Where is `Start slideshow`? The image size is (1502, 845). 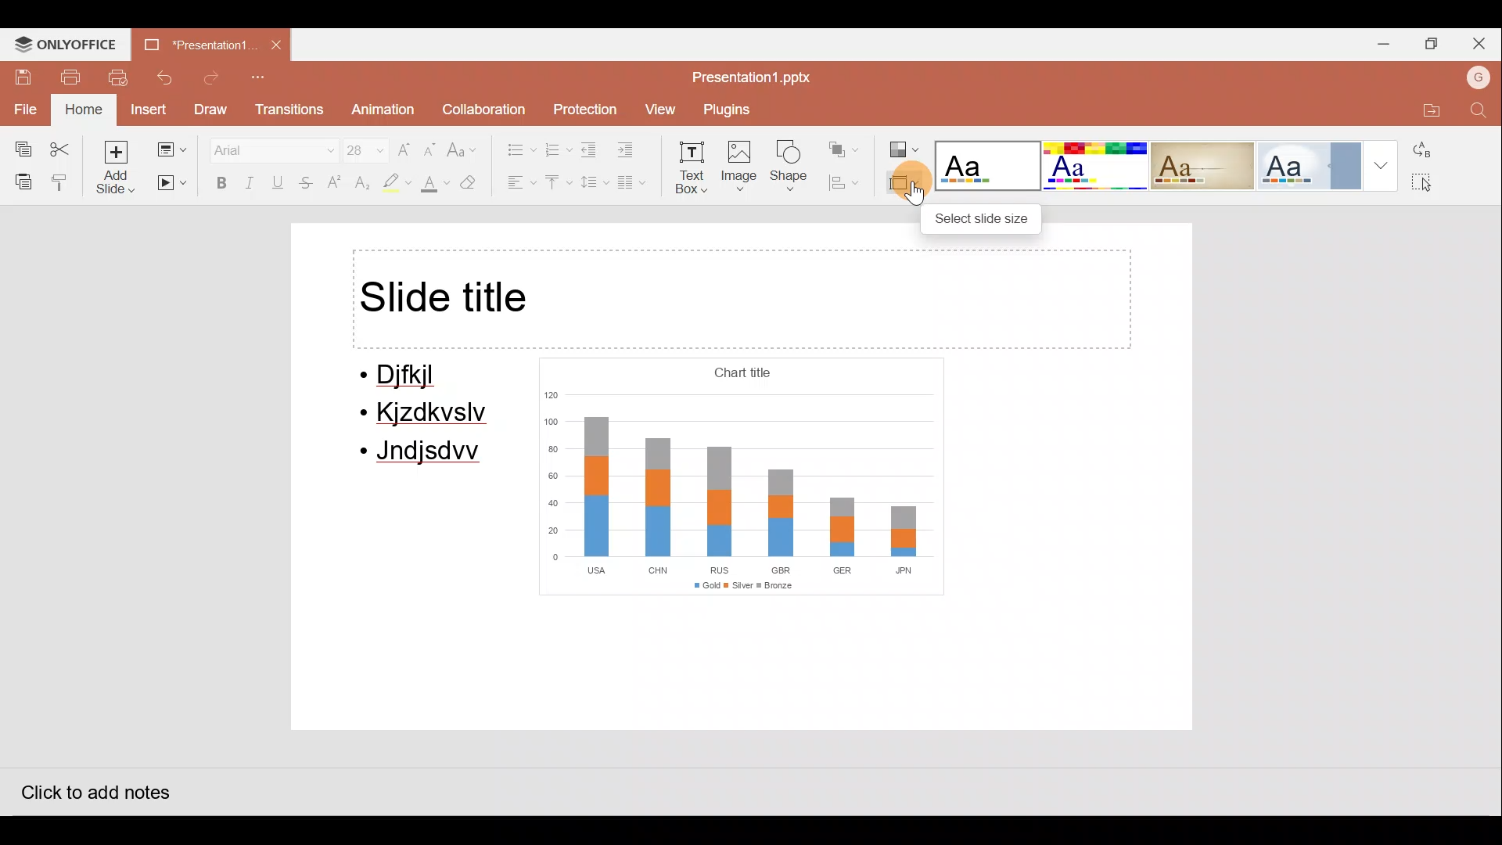 Start slideshow is located at coordinates (172, 184).